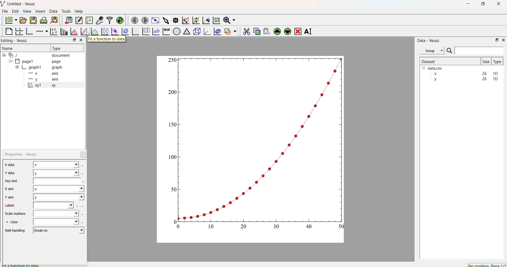 The height and width of the screenshot is (267, 507). What do you see at coordinates (497, 61) in the screenshot?
I see `Type` at bounding box center [497, 61].